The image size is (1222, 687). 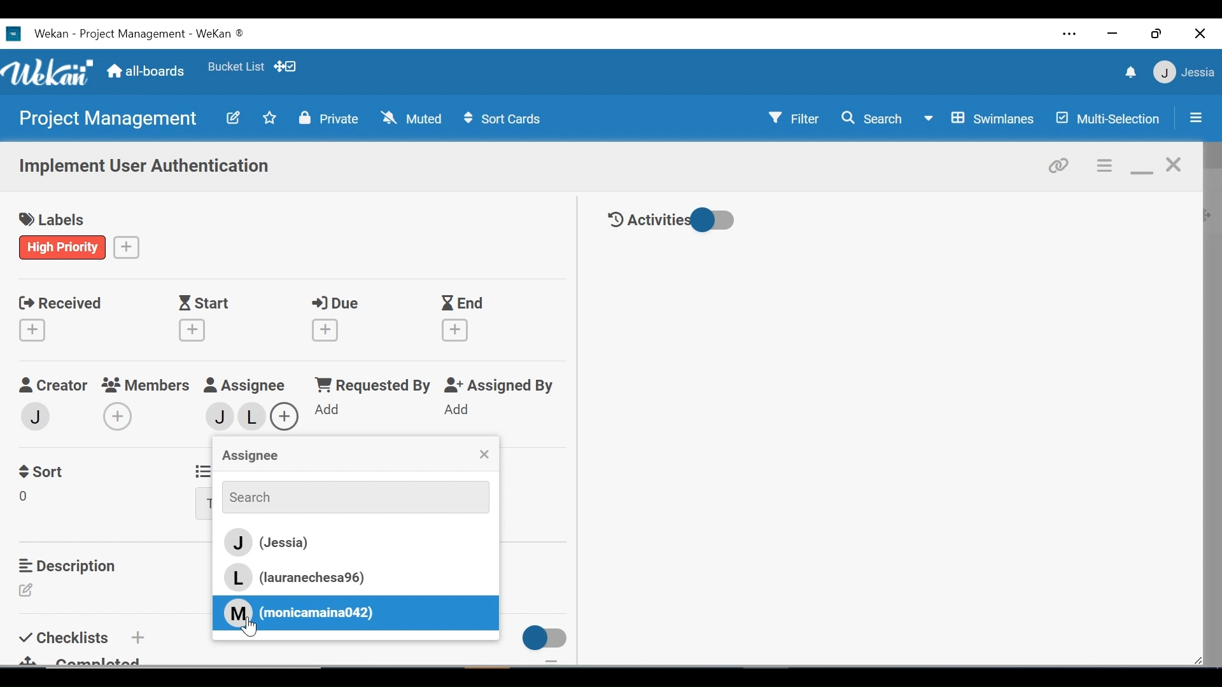 What do you see at coordinates (1201, 33) in the screenshot?
I see `Close` at bounding box center [1201, 33].